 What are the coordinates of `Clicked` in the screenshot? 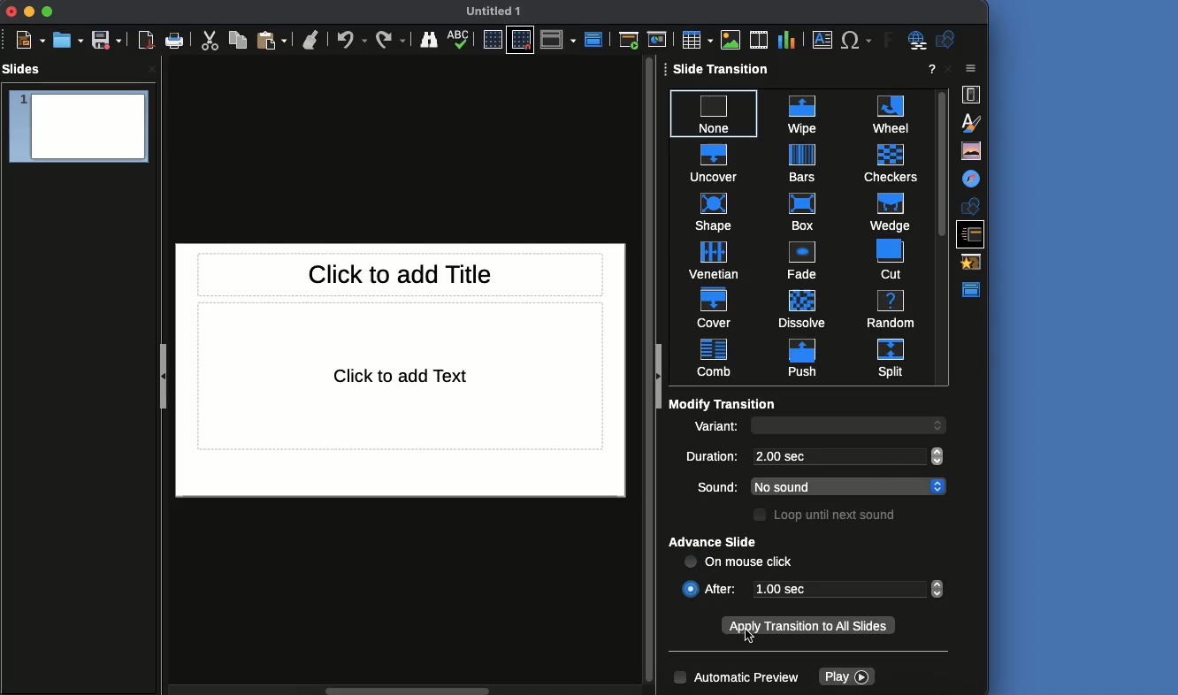 It's located at (690, 588).